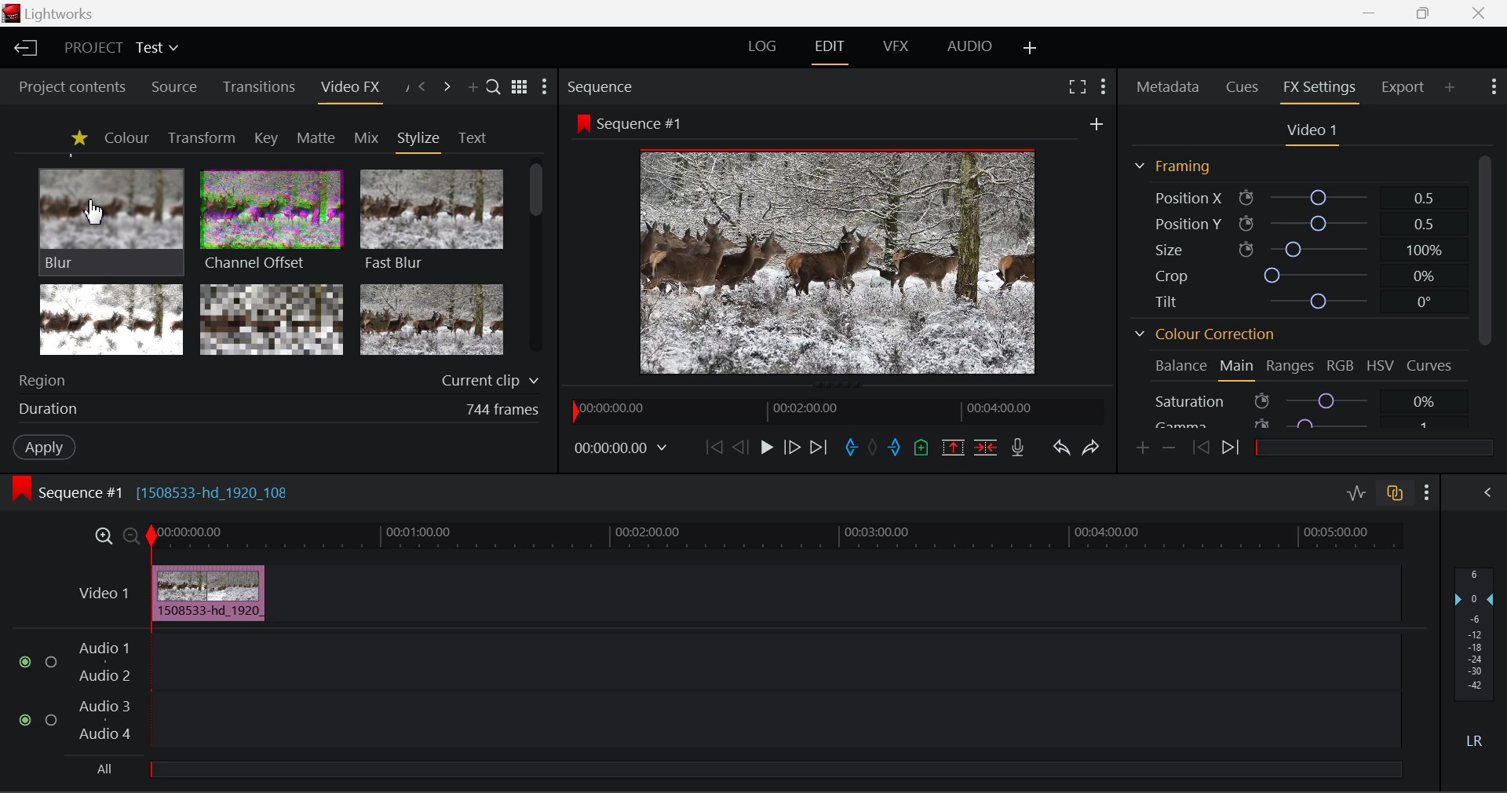  Describe the element at coordinates (1169, 447) in the screenshot. I see `Remove keyframe` at that location.